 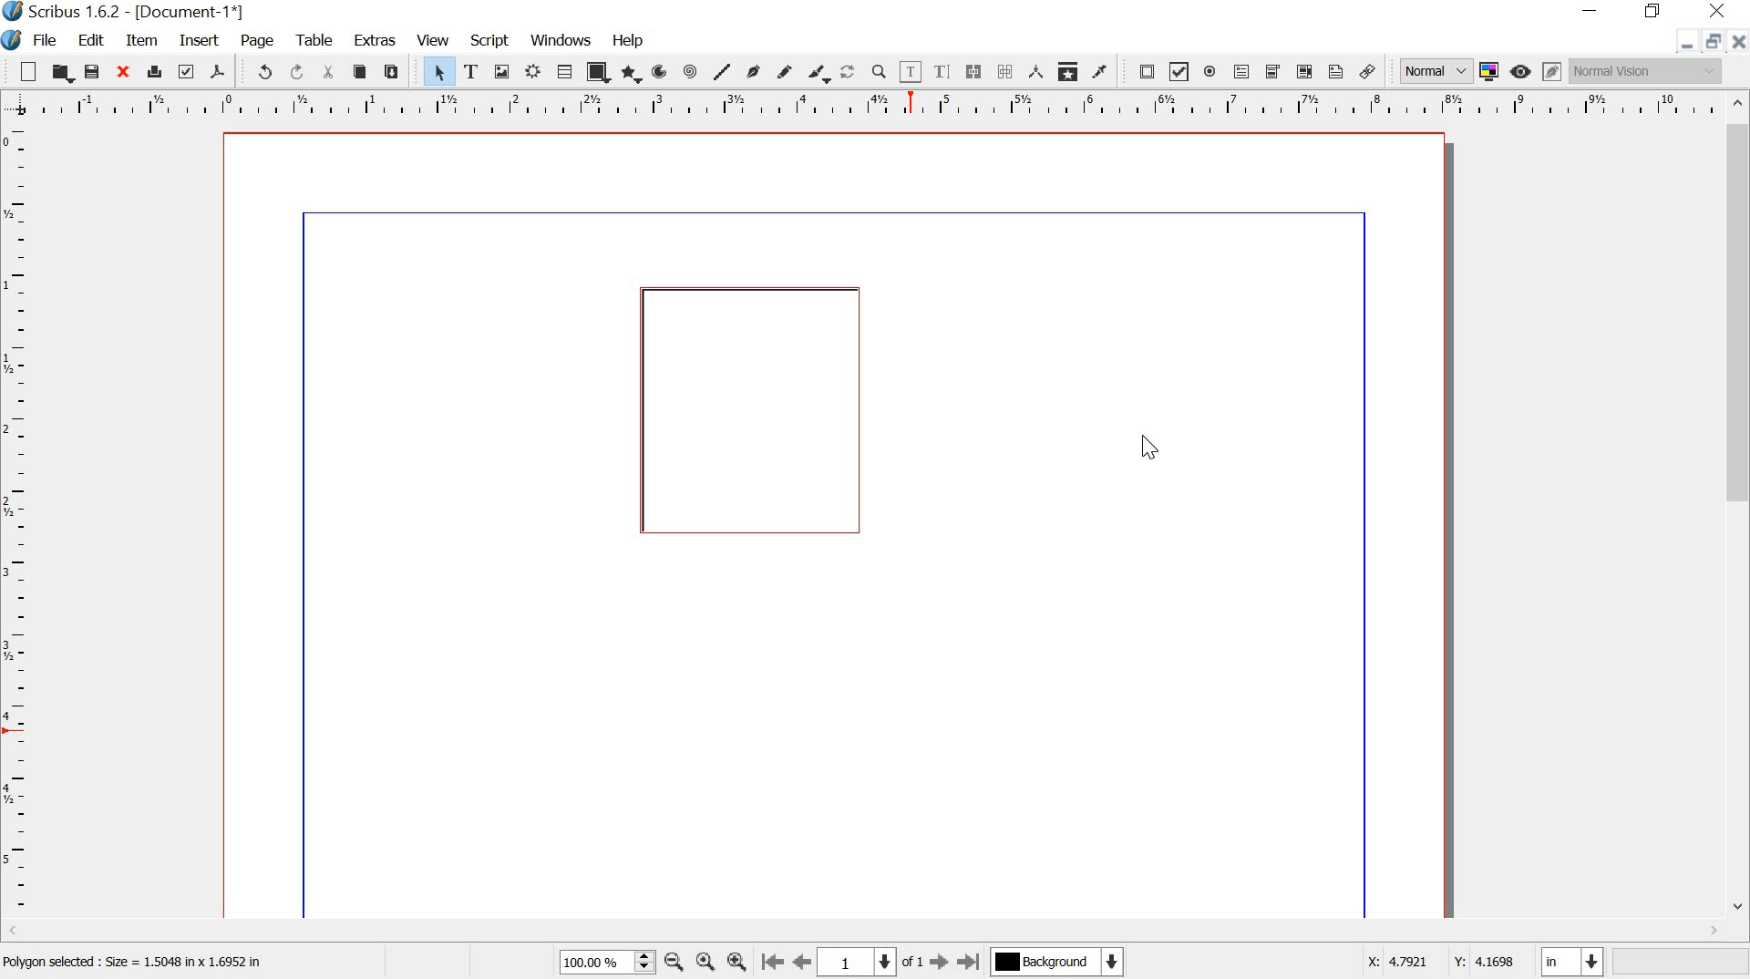 I want to click on print, so click(x=155, y=71).